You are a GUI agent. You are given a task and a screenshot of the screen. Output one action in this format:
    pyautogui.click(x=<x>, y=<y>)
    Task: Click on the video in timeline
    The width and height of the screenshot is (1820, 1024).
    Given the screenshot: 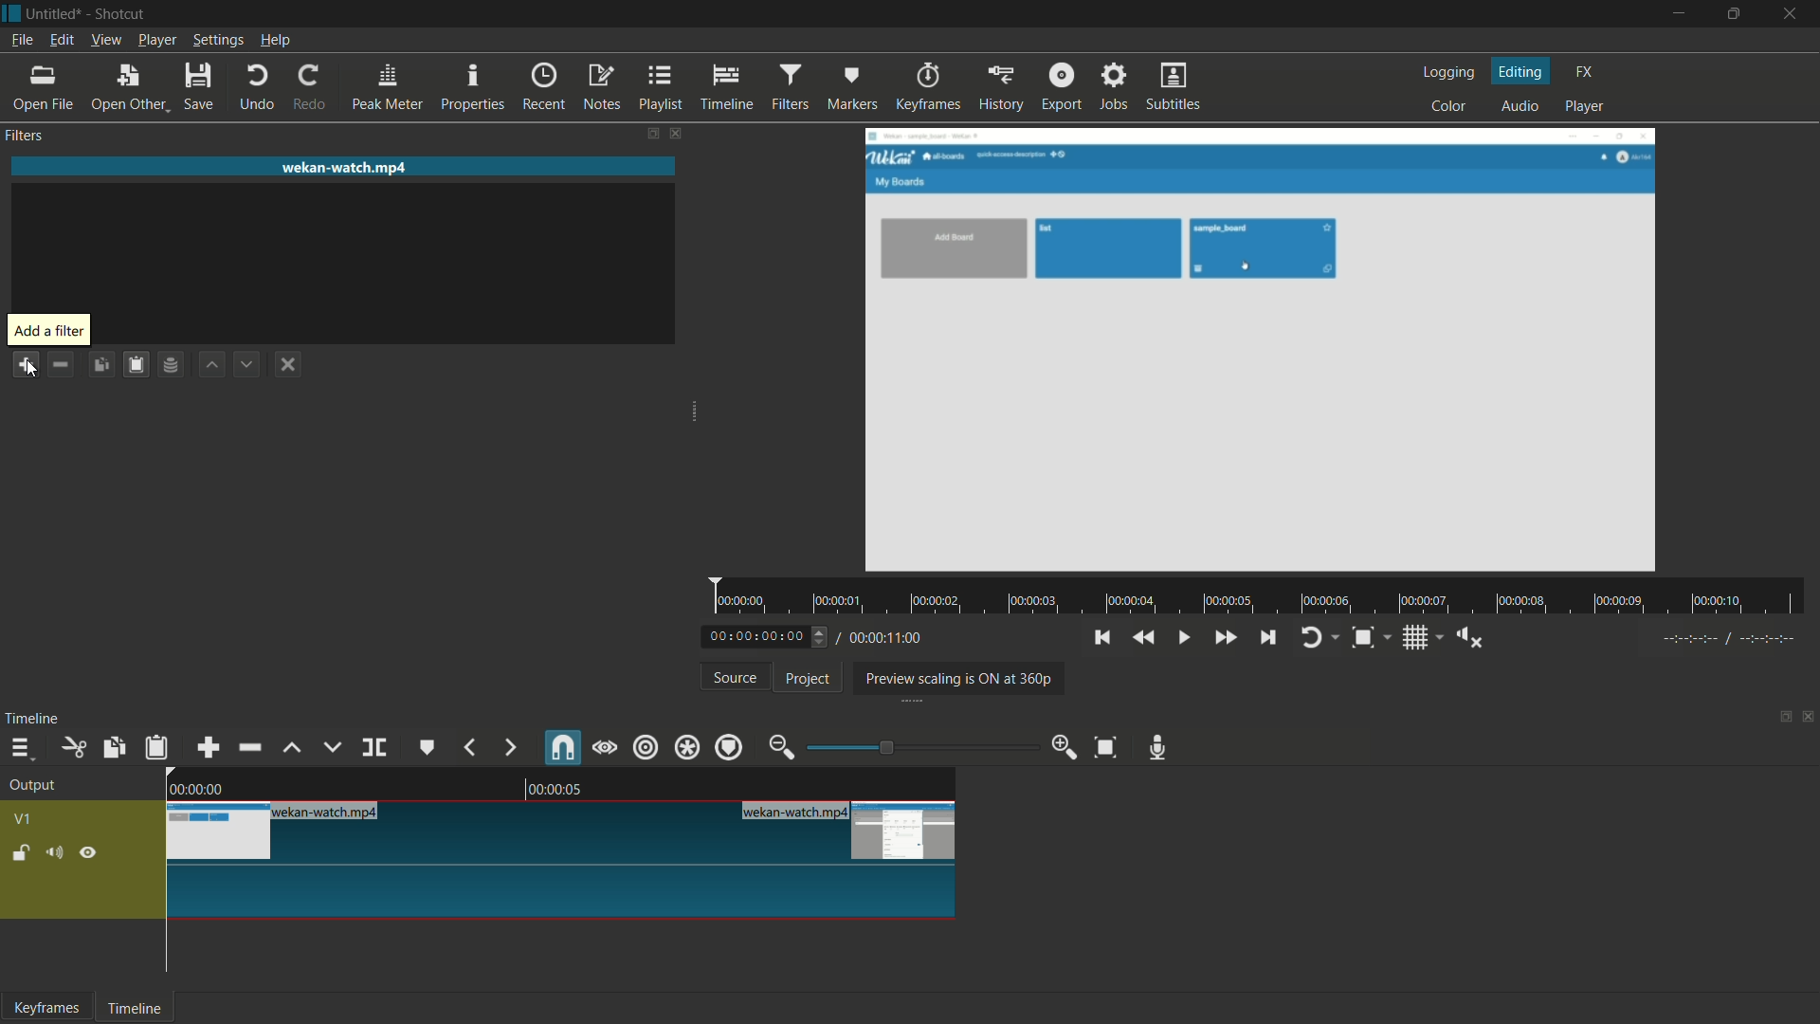 What is the action you would take?
    pyautogui.click(x=562, y=860)
    